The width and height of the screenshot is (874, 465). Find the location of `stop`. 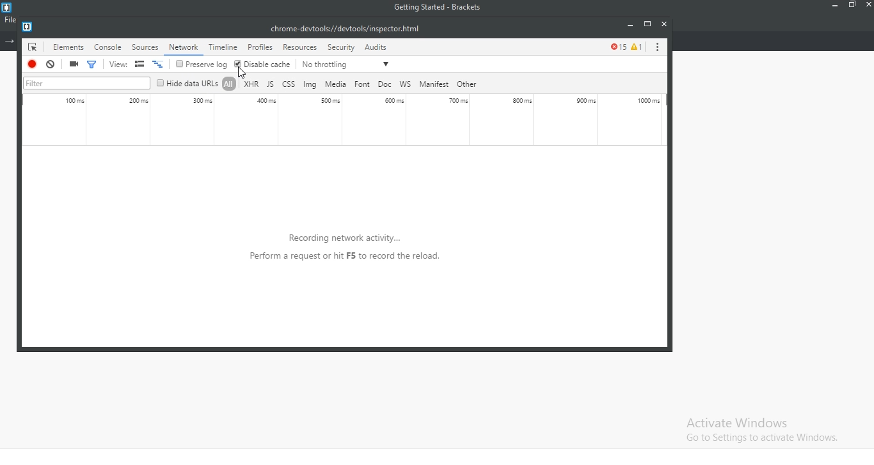

stop is located at coordinates (34, 64).